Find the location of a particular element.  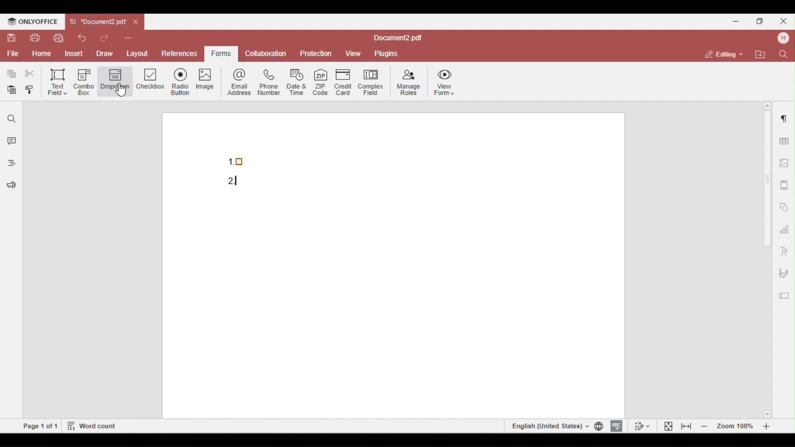

file is located at coordinates (12, 54).